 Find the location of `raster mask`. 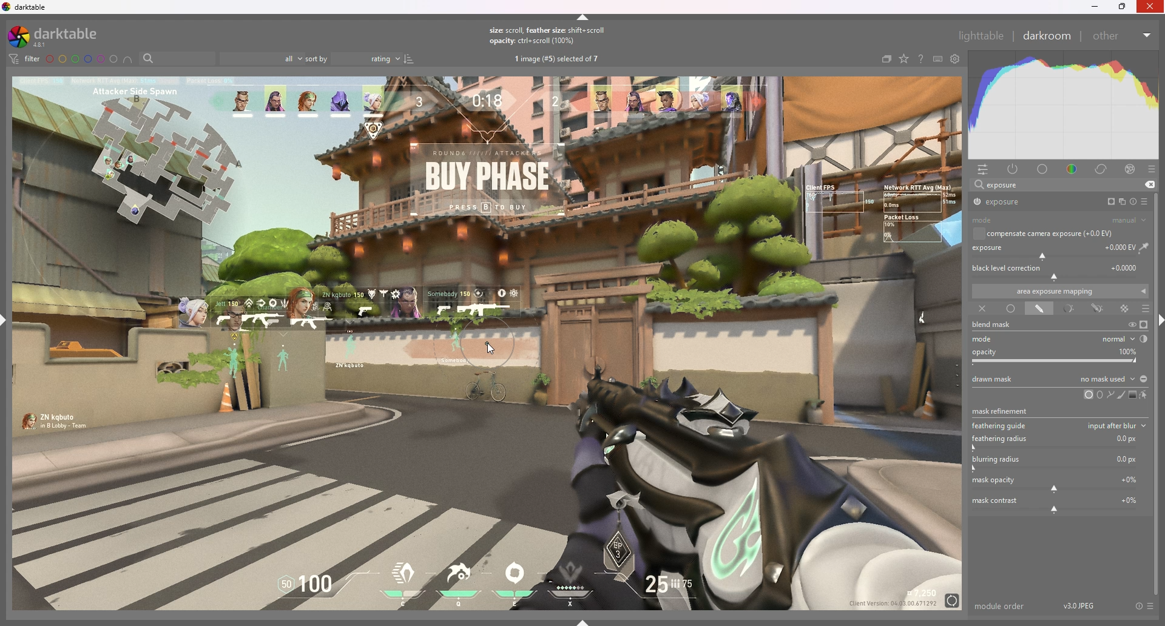

raster mask is located at coordinates (1125, 308).